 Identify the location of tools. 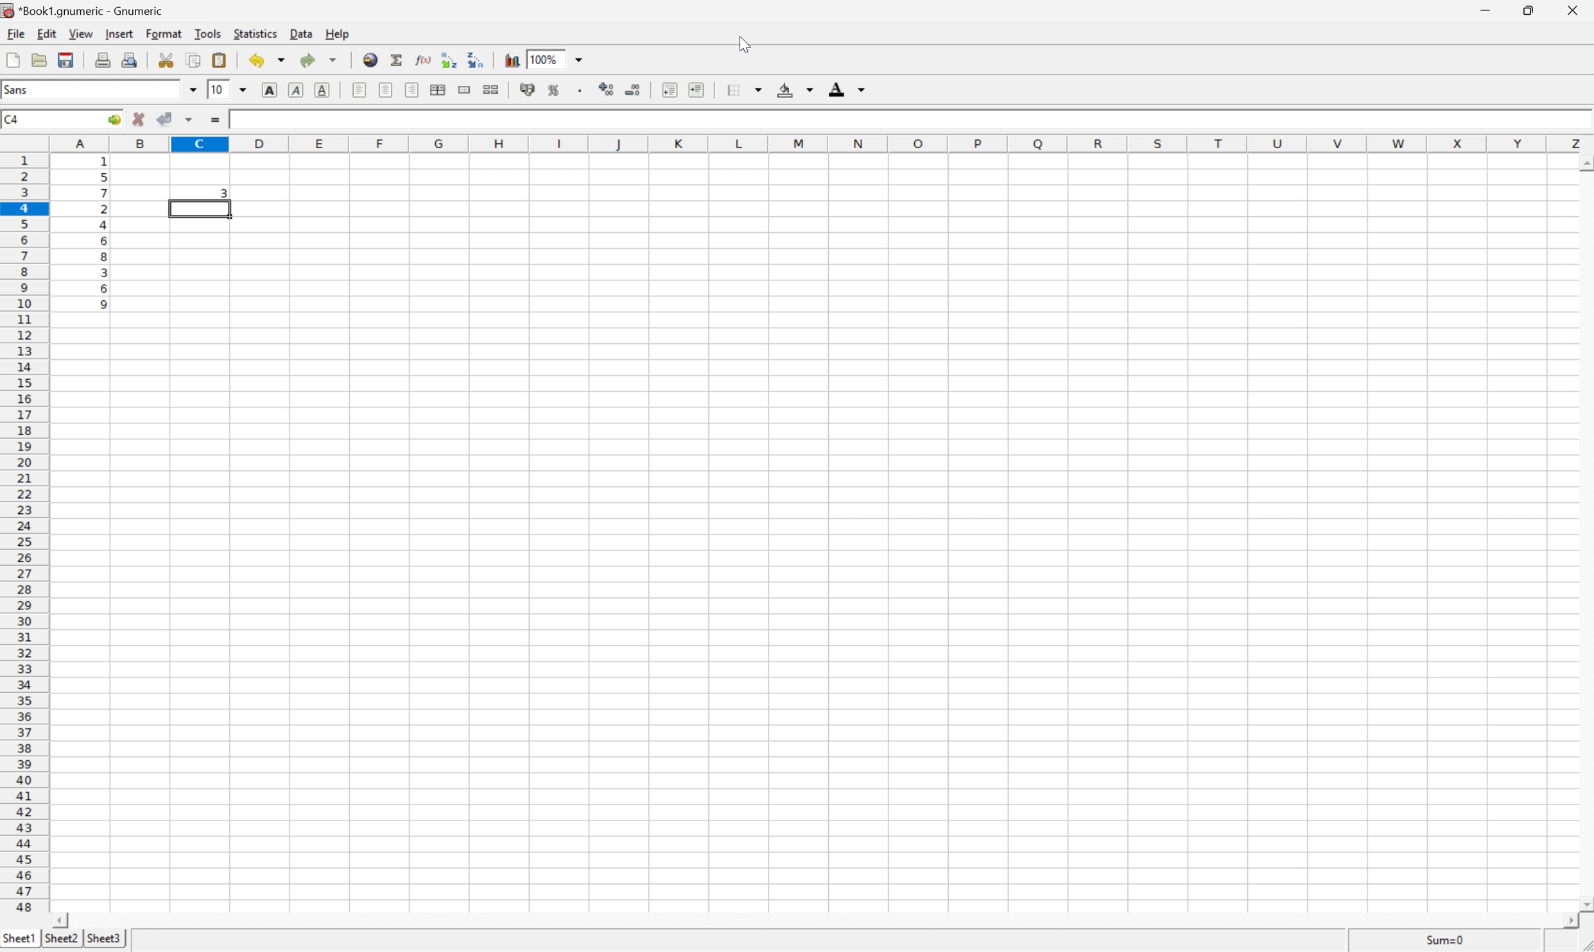
(207, 35).